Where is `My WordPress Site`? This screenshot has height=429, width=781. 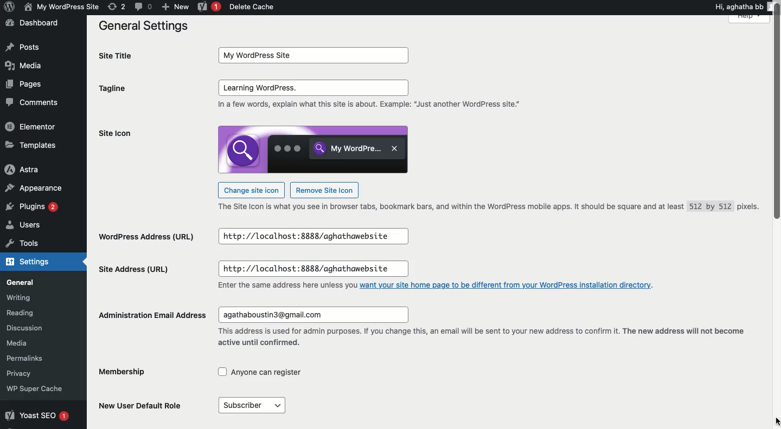
My WordPress Site is located at coordinates (311, 55).